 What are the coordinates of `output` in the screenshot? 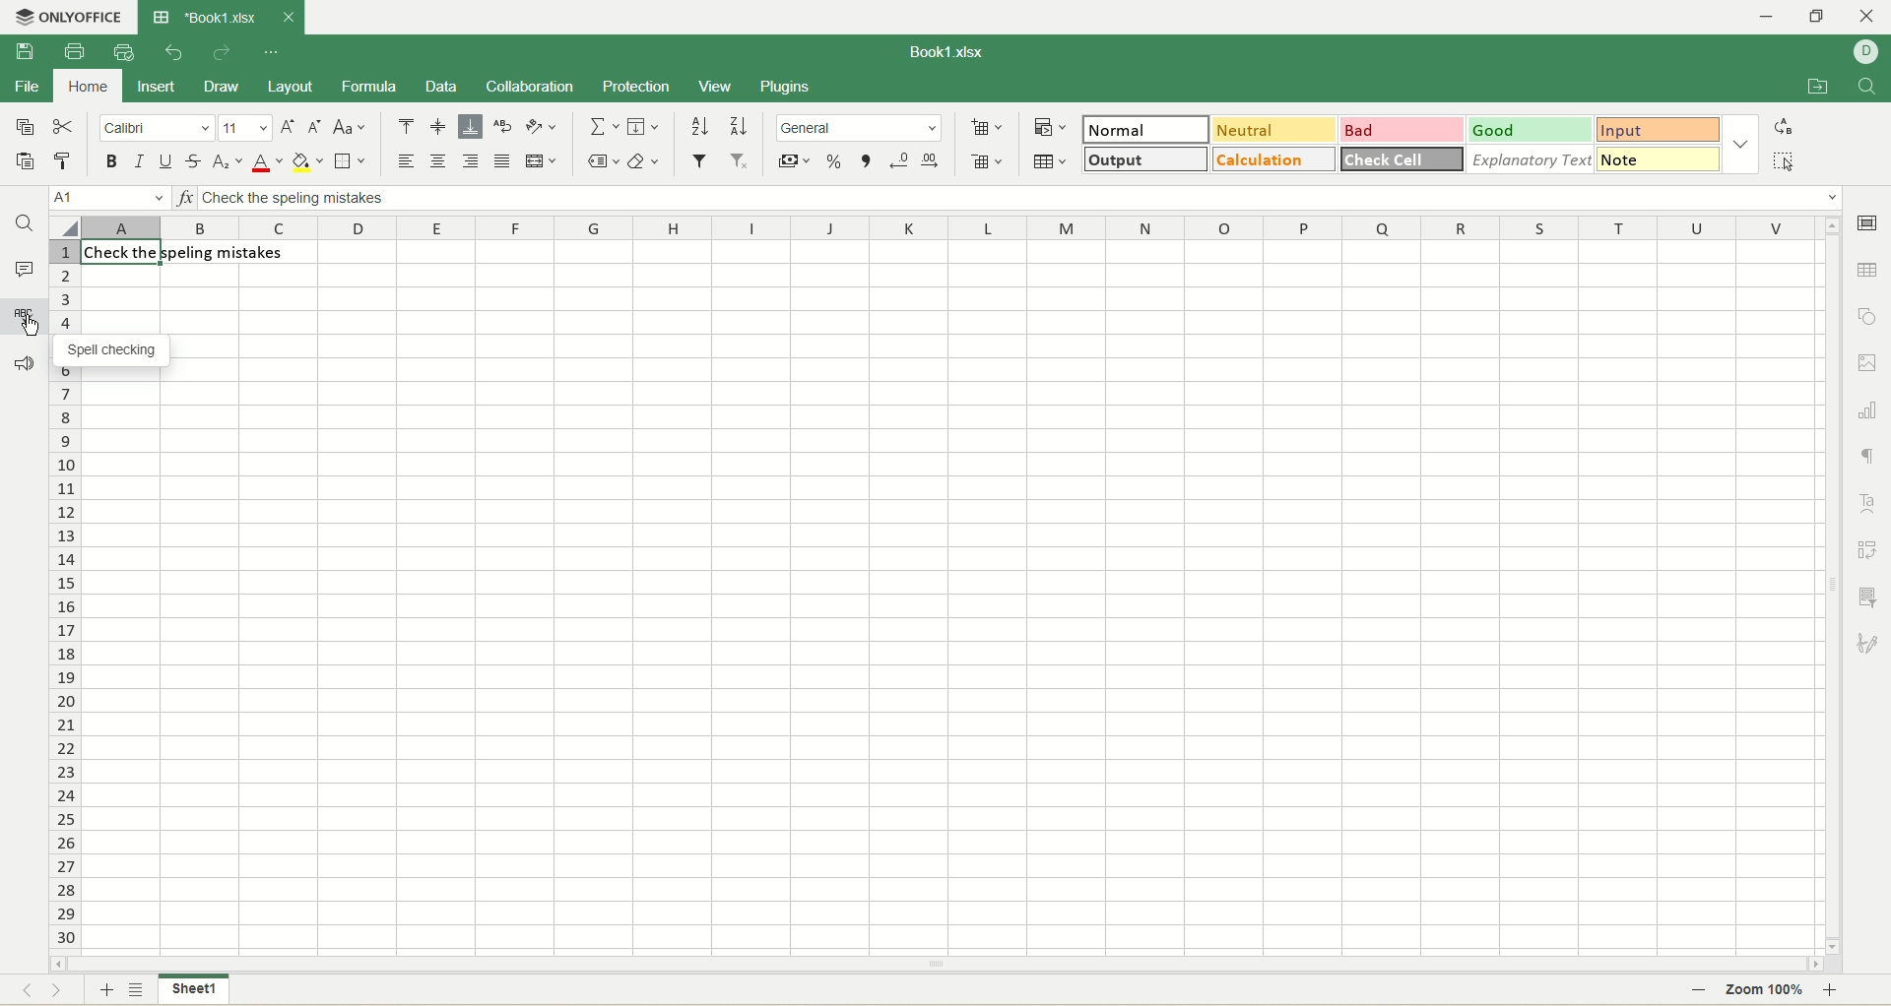 It's located at (1143, 159).